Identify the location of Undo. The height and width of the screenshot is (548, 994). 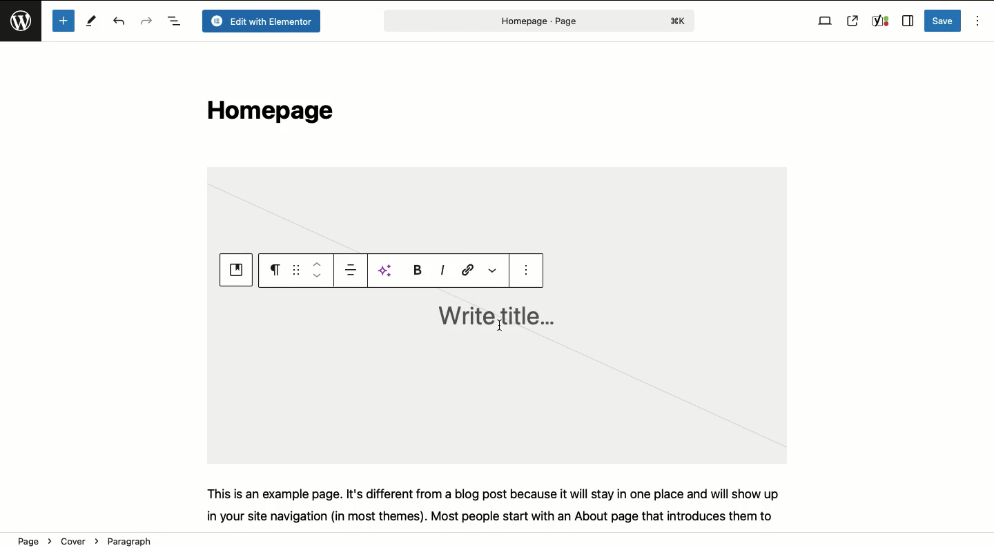
(121, 22).